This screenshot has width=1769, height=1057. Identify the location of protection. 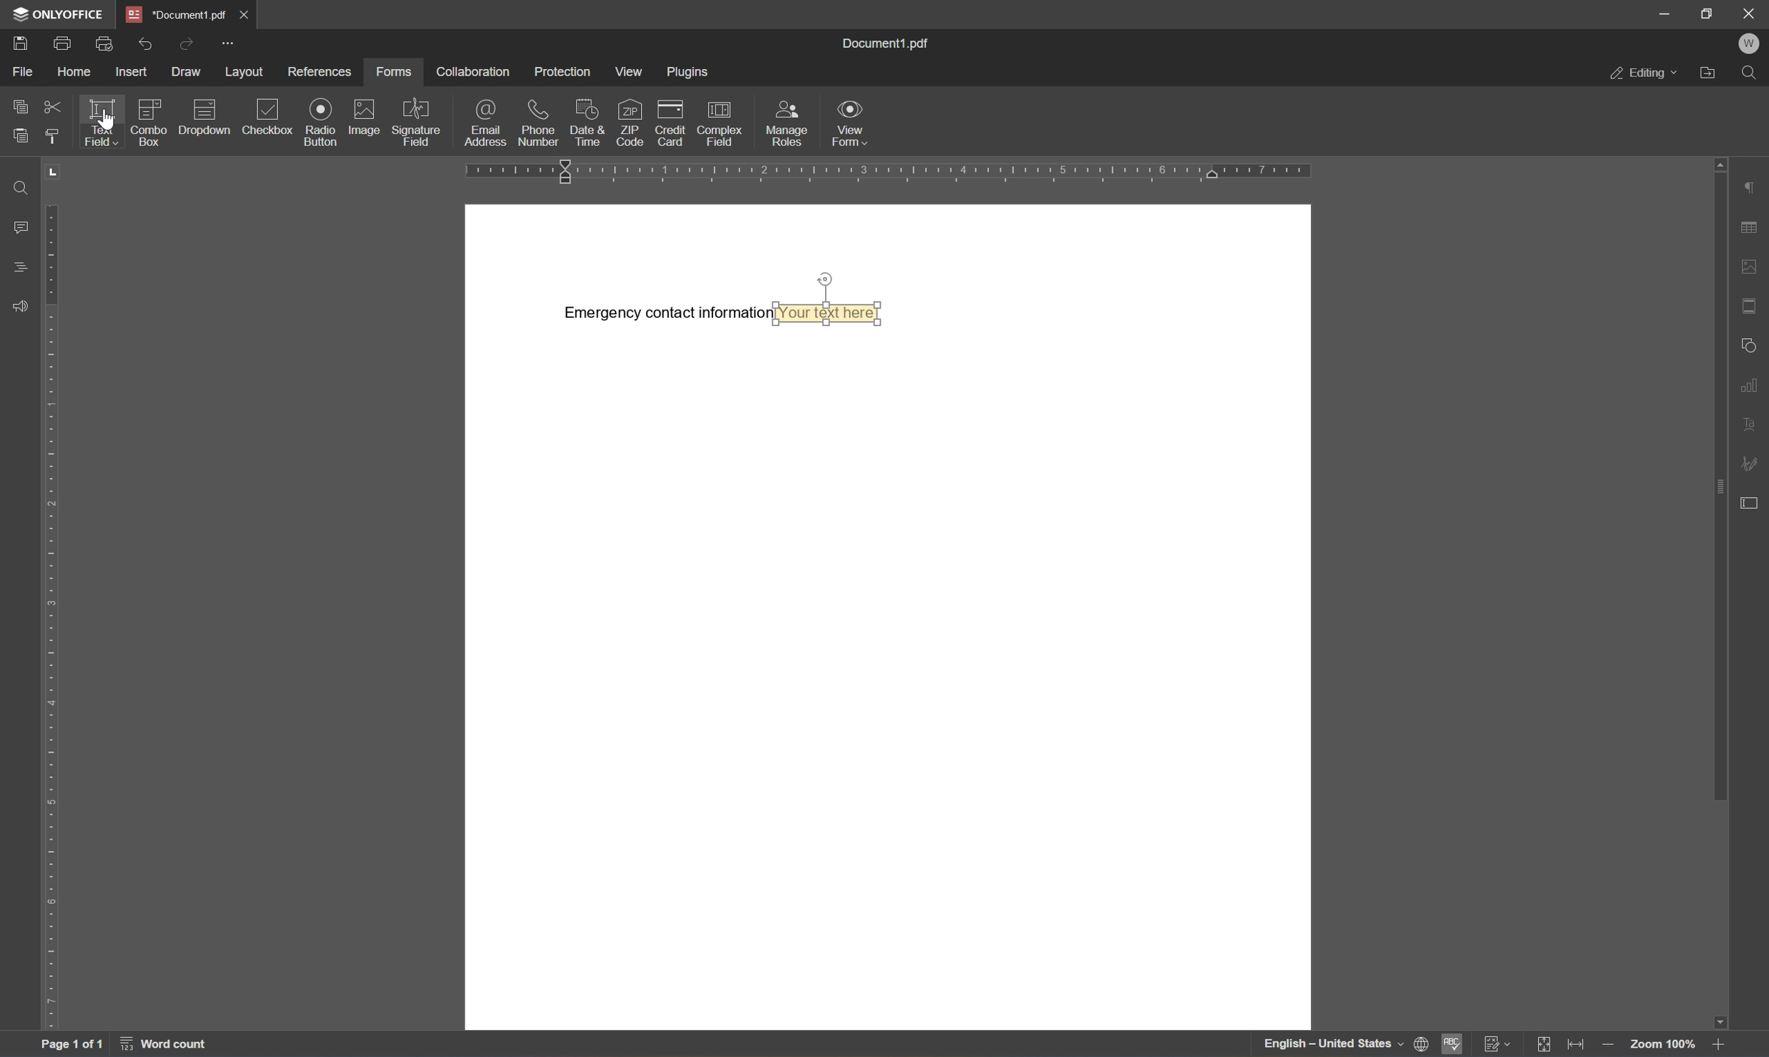
(566, 74).